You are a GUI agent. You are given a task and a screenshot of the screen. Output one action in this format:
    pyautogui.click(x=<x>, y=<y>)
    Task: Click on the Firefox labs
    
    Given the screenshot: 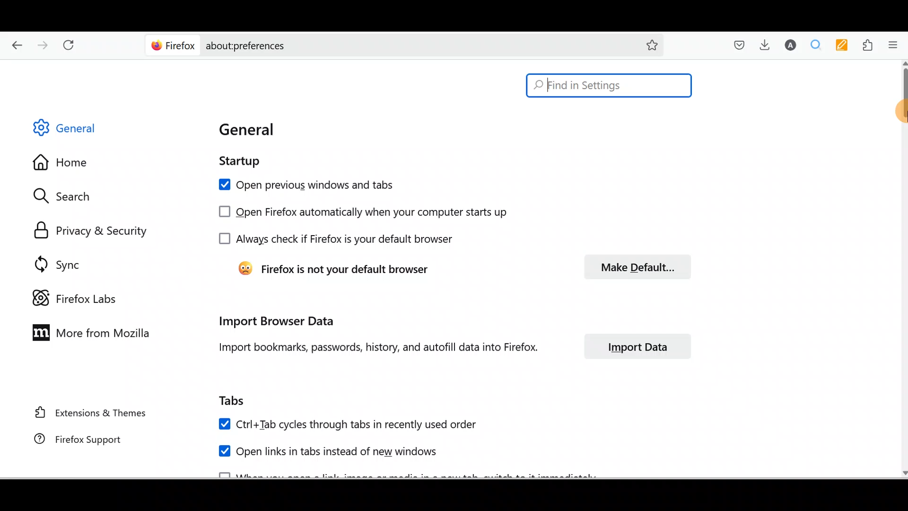 What is the action you would take?
    pyautogui.click(x=71, y=293)
    